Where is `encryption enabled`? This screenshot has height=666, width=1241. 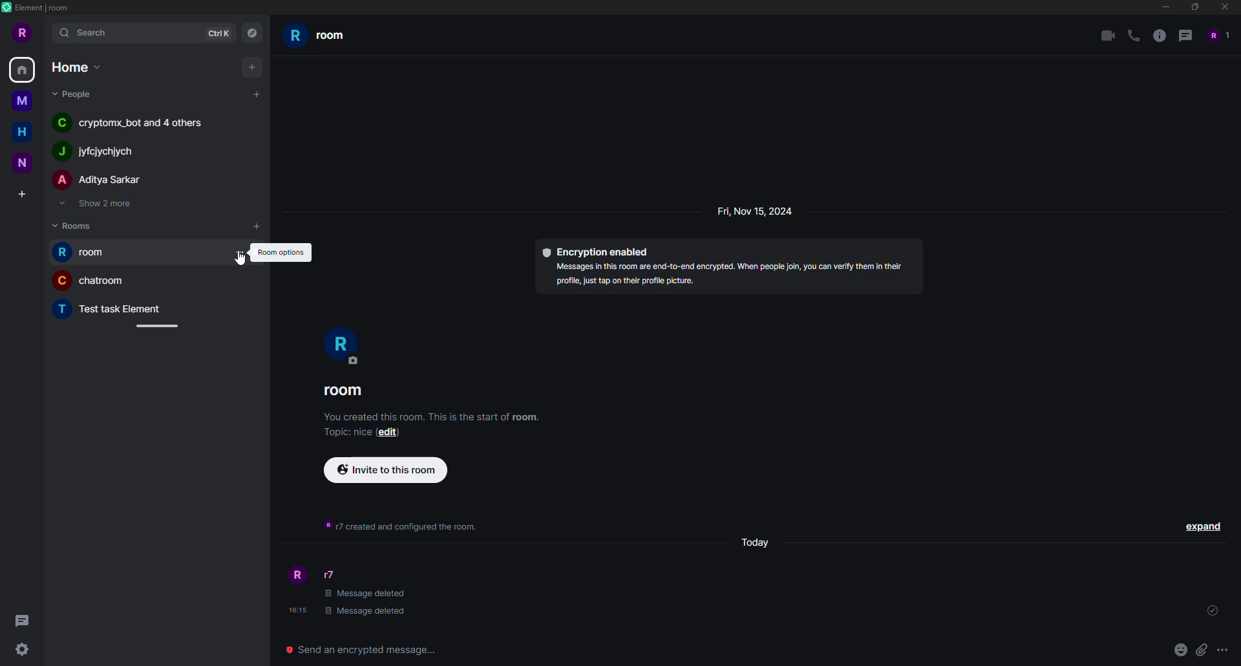
encryption enabled is located at coordinates (598, 251).